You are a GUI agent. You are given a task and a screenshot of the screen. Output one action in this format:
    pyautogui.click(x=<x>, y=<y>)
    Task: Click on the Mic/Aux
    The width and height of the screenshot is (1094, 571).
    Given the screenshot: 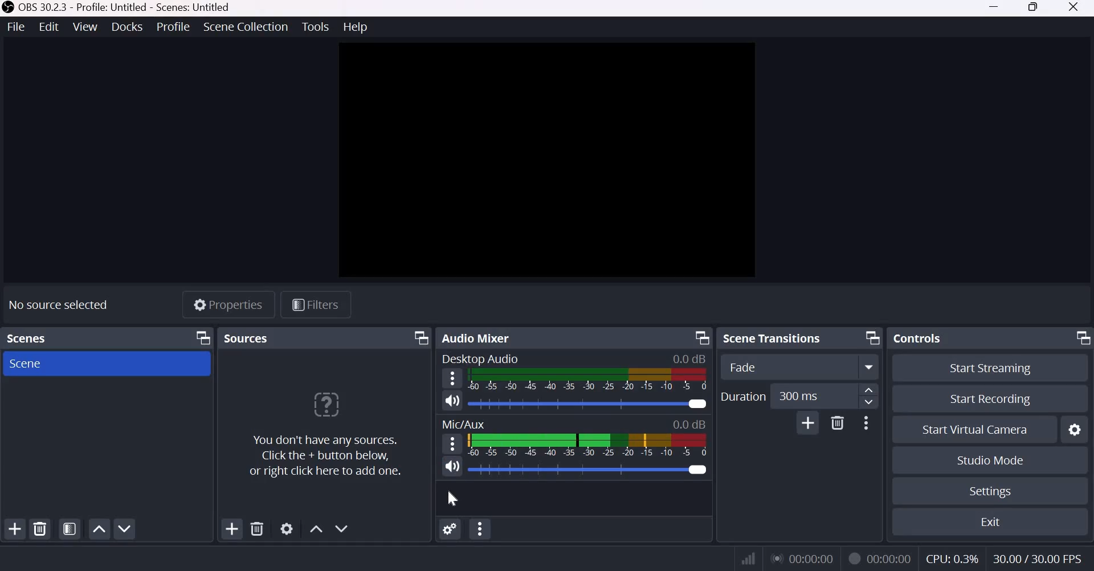 What is the action you would take?
    pyautogui.click(x=463, y=425)
    